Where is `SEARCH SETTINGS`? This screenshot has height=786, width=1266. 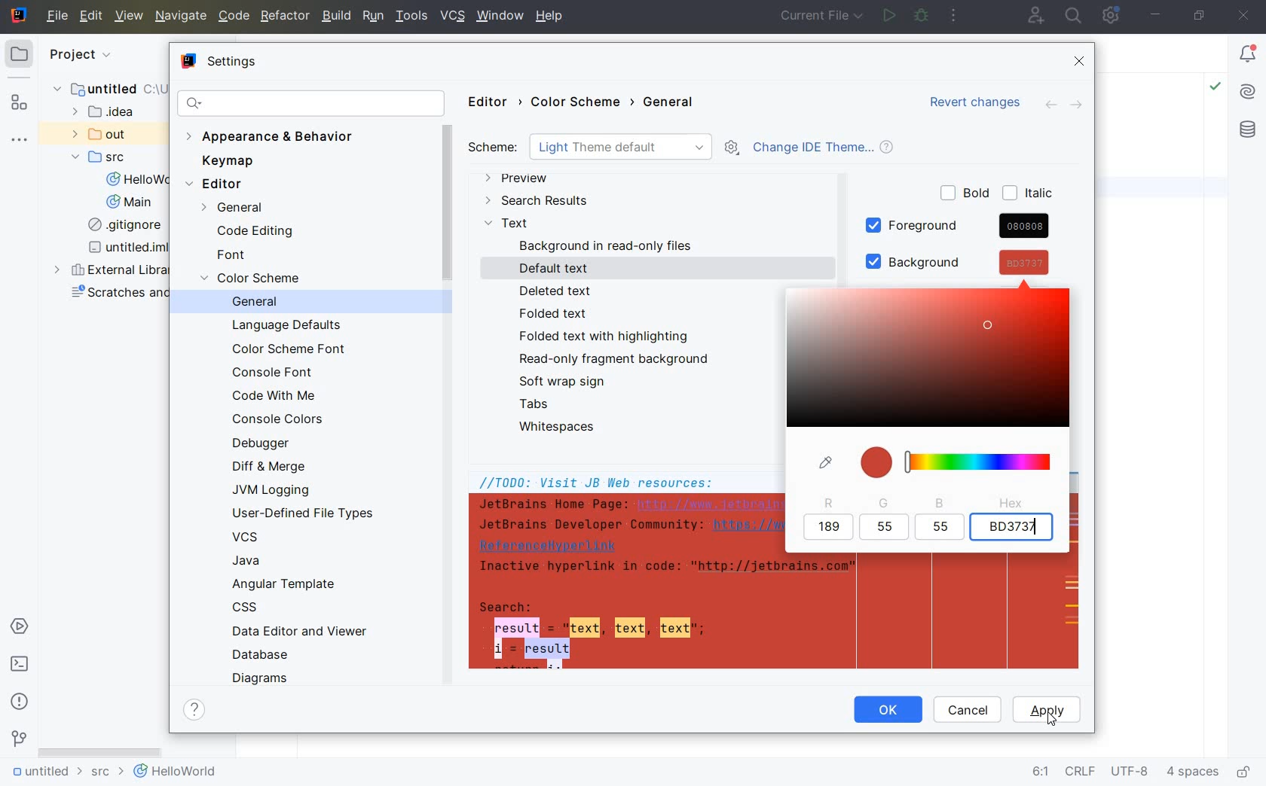 SEARCH SETTINGS is located at coordinates (311, 102).